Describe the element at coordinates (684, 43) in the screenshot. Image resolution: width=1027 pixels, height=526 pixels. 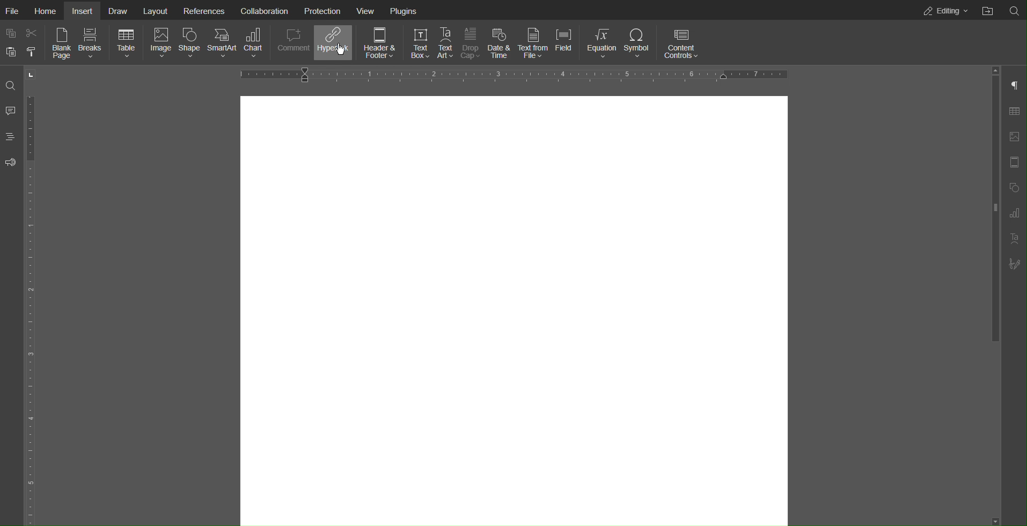
I see `Content Controls` at that location.